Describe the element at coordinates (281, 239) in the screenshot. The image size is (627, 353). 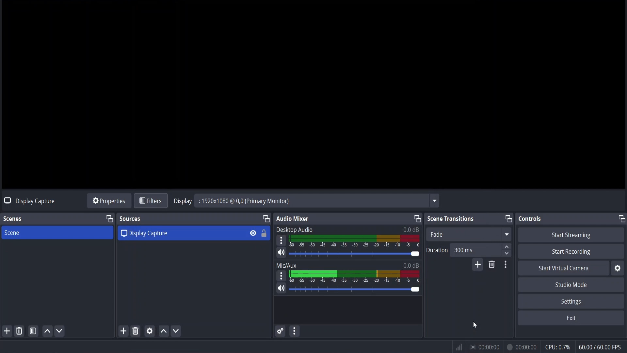
I see `settings` at that location.